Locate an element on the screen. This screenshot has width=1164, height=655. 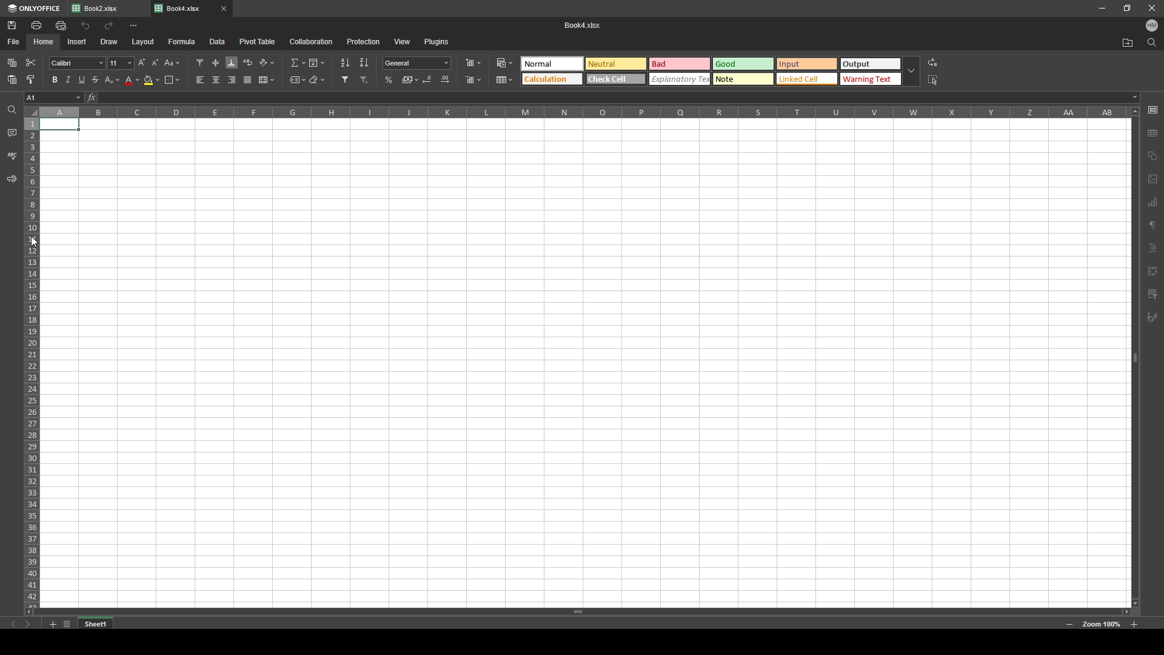
decrease decimal is located at coordinates (427, 79).